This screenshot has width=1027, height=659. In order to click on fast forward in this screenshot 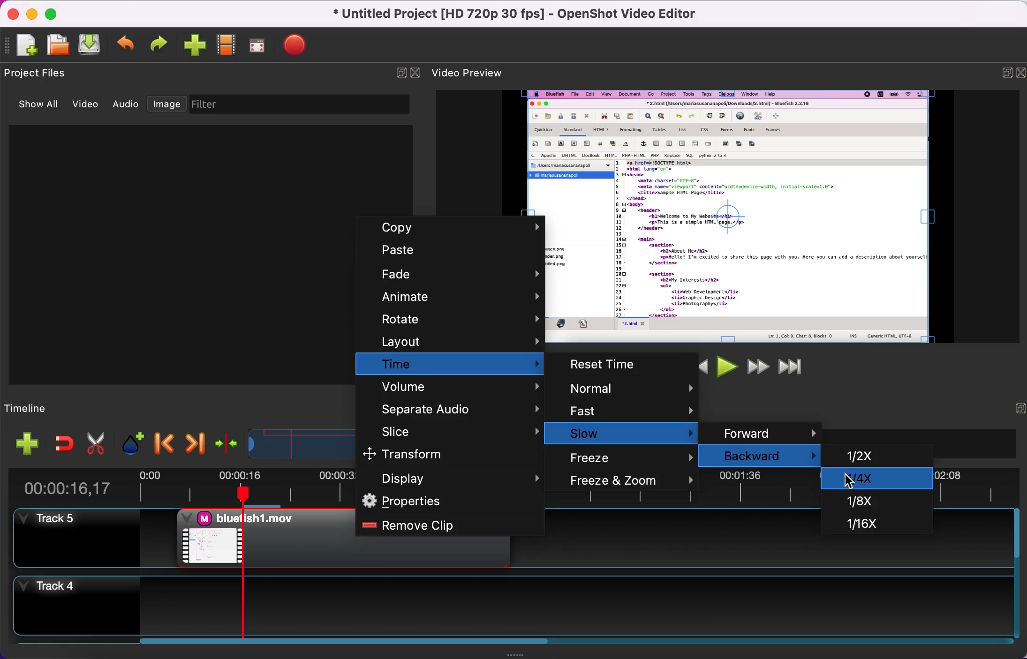, I will do `click(755, 366)`.